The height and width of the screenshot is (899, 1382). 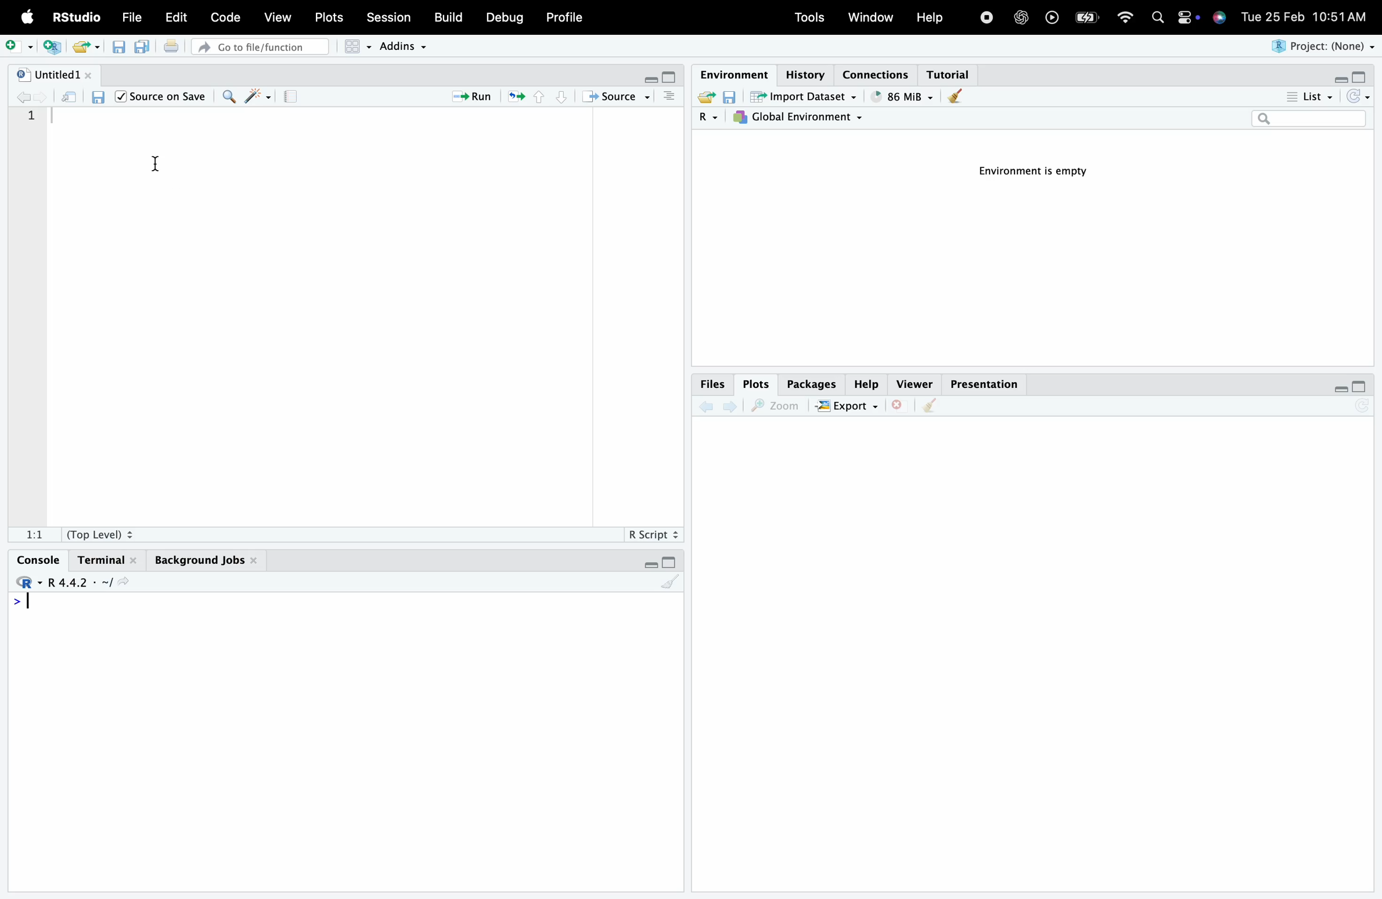 What do you see at coordinates (932, 410) in the screenshot?
I see `clear` at bounding box center [932, 410].